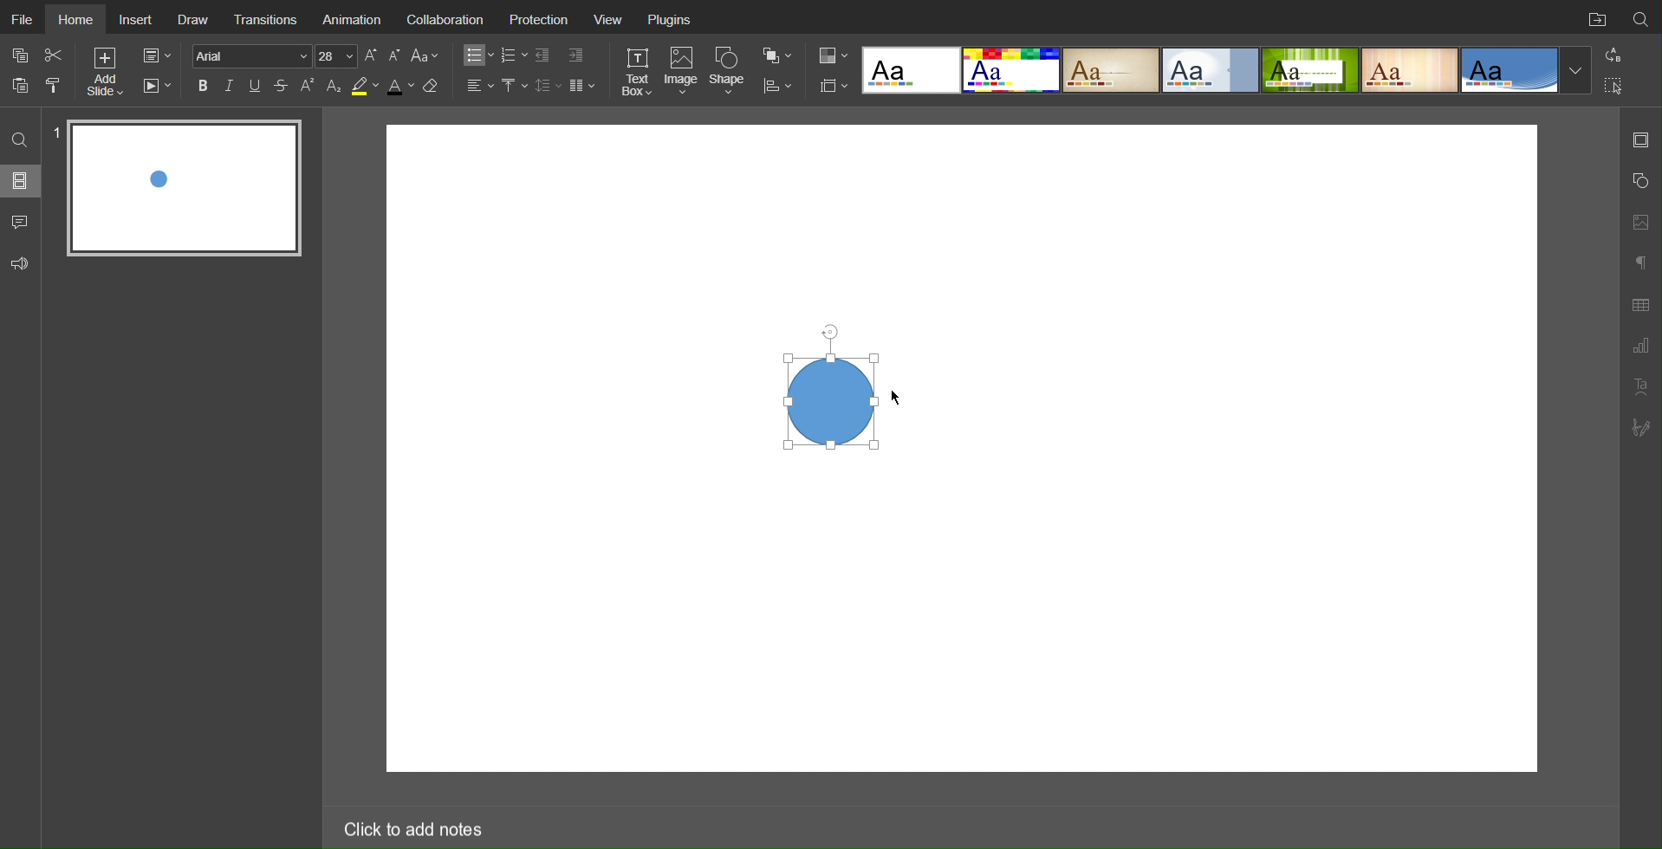 Image resolution: width=1662 pixels, height=849 pixels. Describe the element at coordinates (1640, 347) in the screenshot. I see `Paragraph Settings` at that location.